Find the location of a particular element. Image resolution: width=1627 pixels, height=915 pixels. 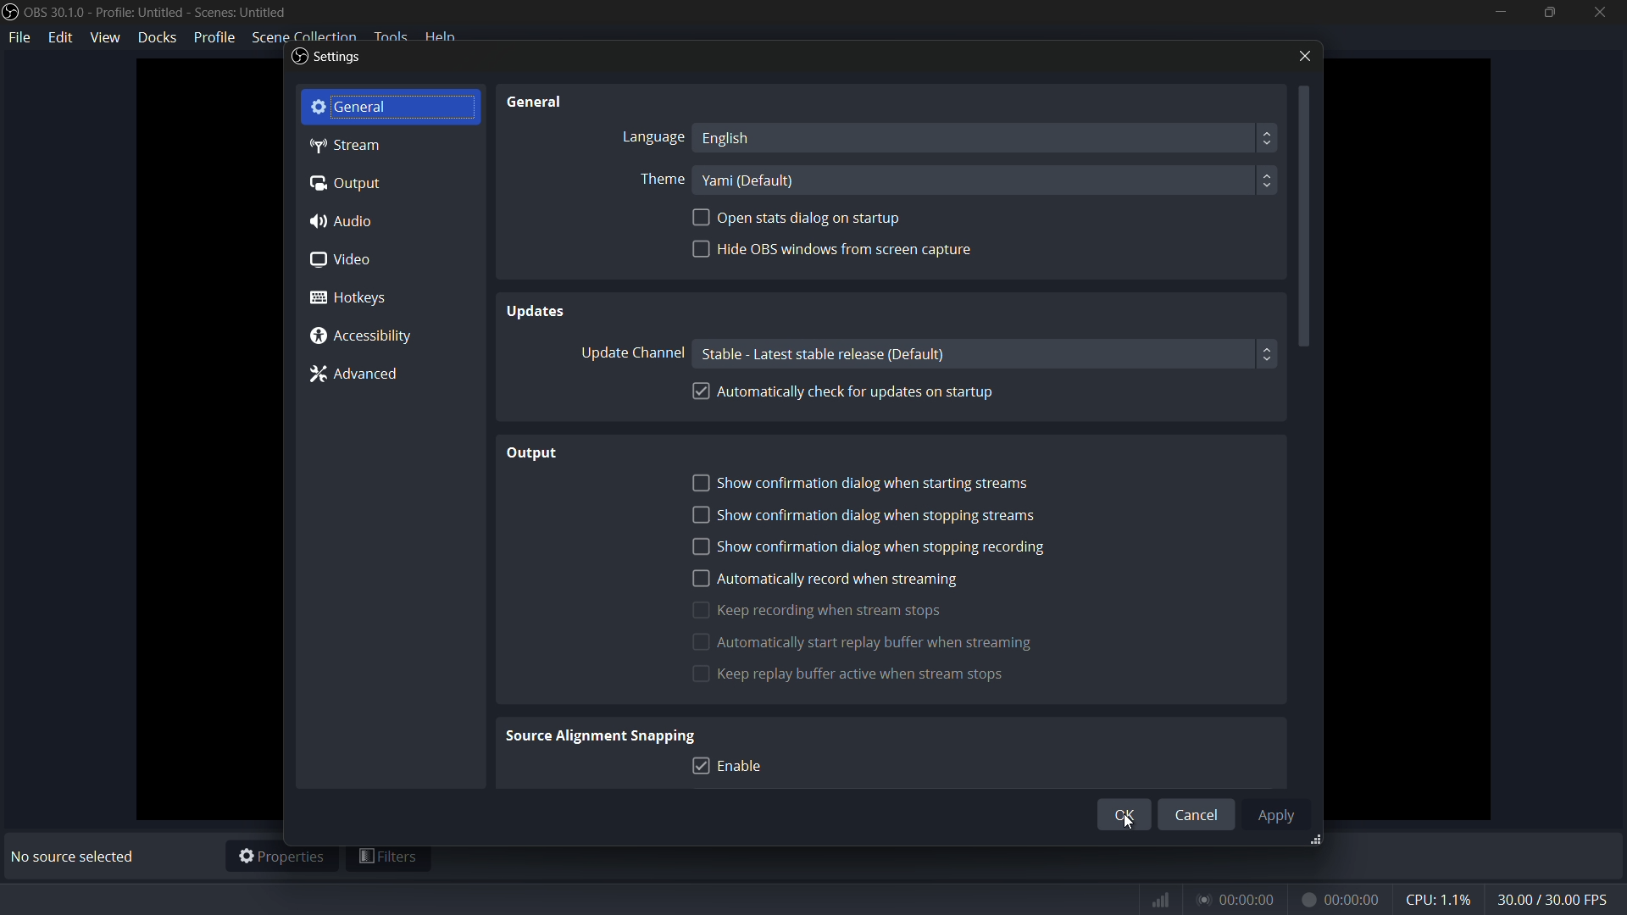

Cursor is located at coordinates (1133, 828).